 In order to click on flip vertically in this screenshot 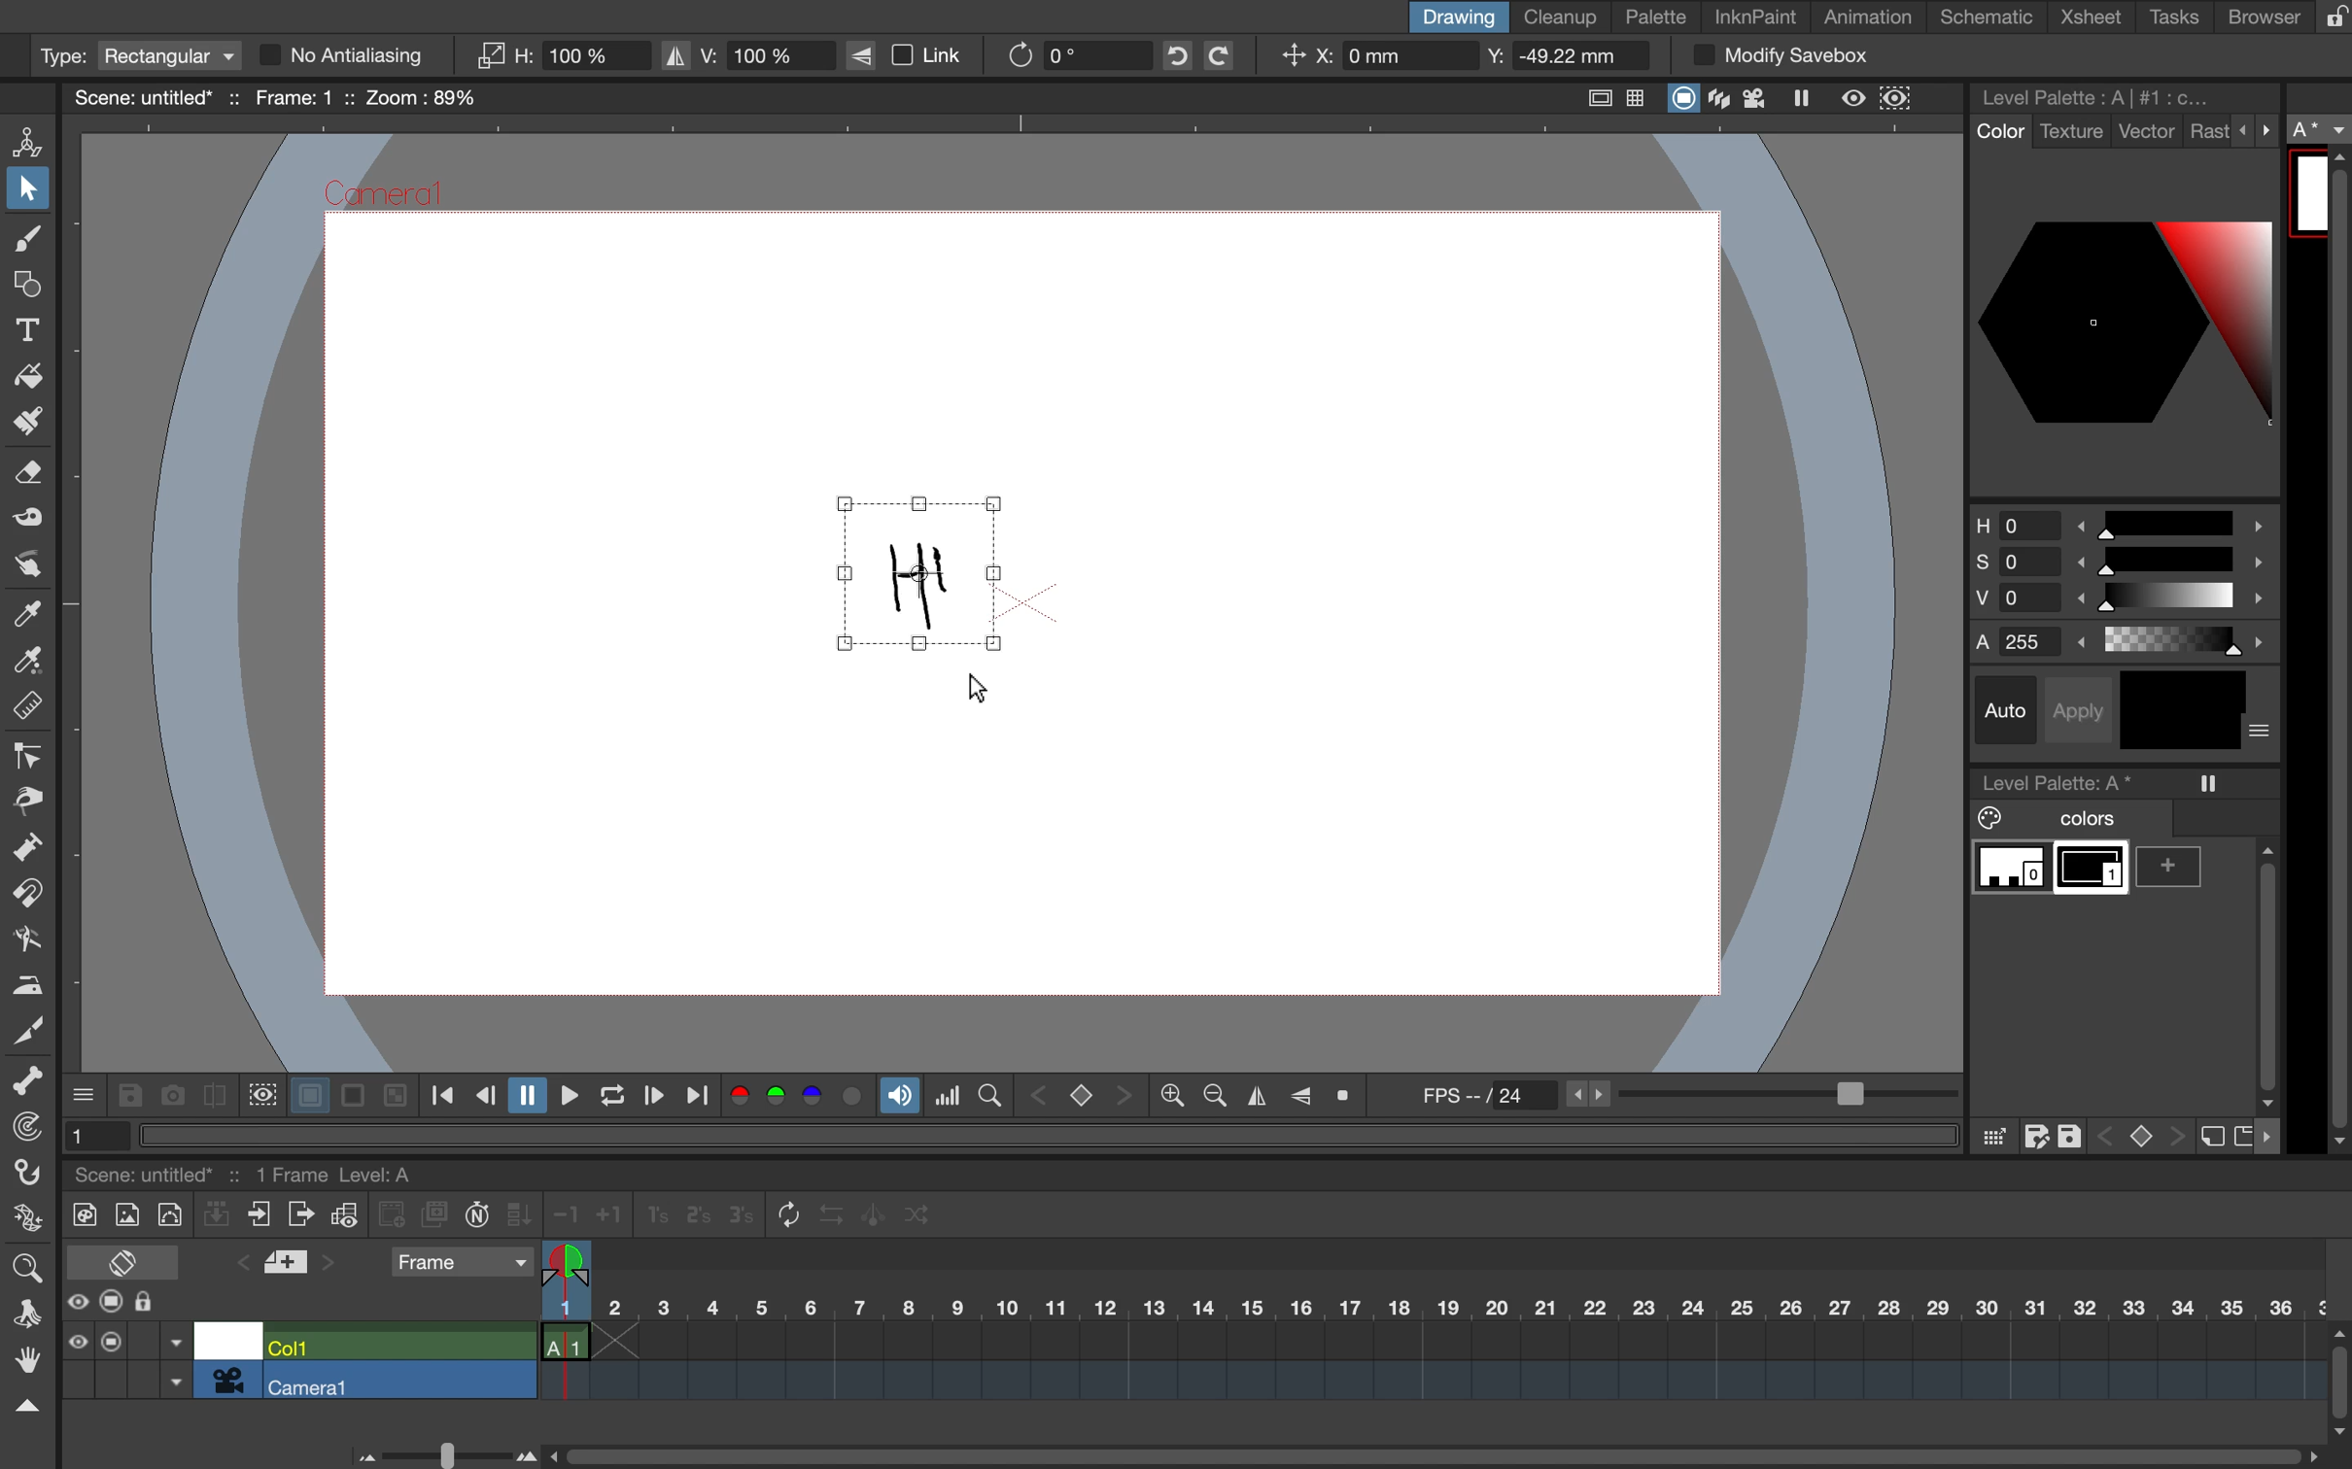, I will do `click(1301, 1093)`.